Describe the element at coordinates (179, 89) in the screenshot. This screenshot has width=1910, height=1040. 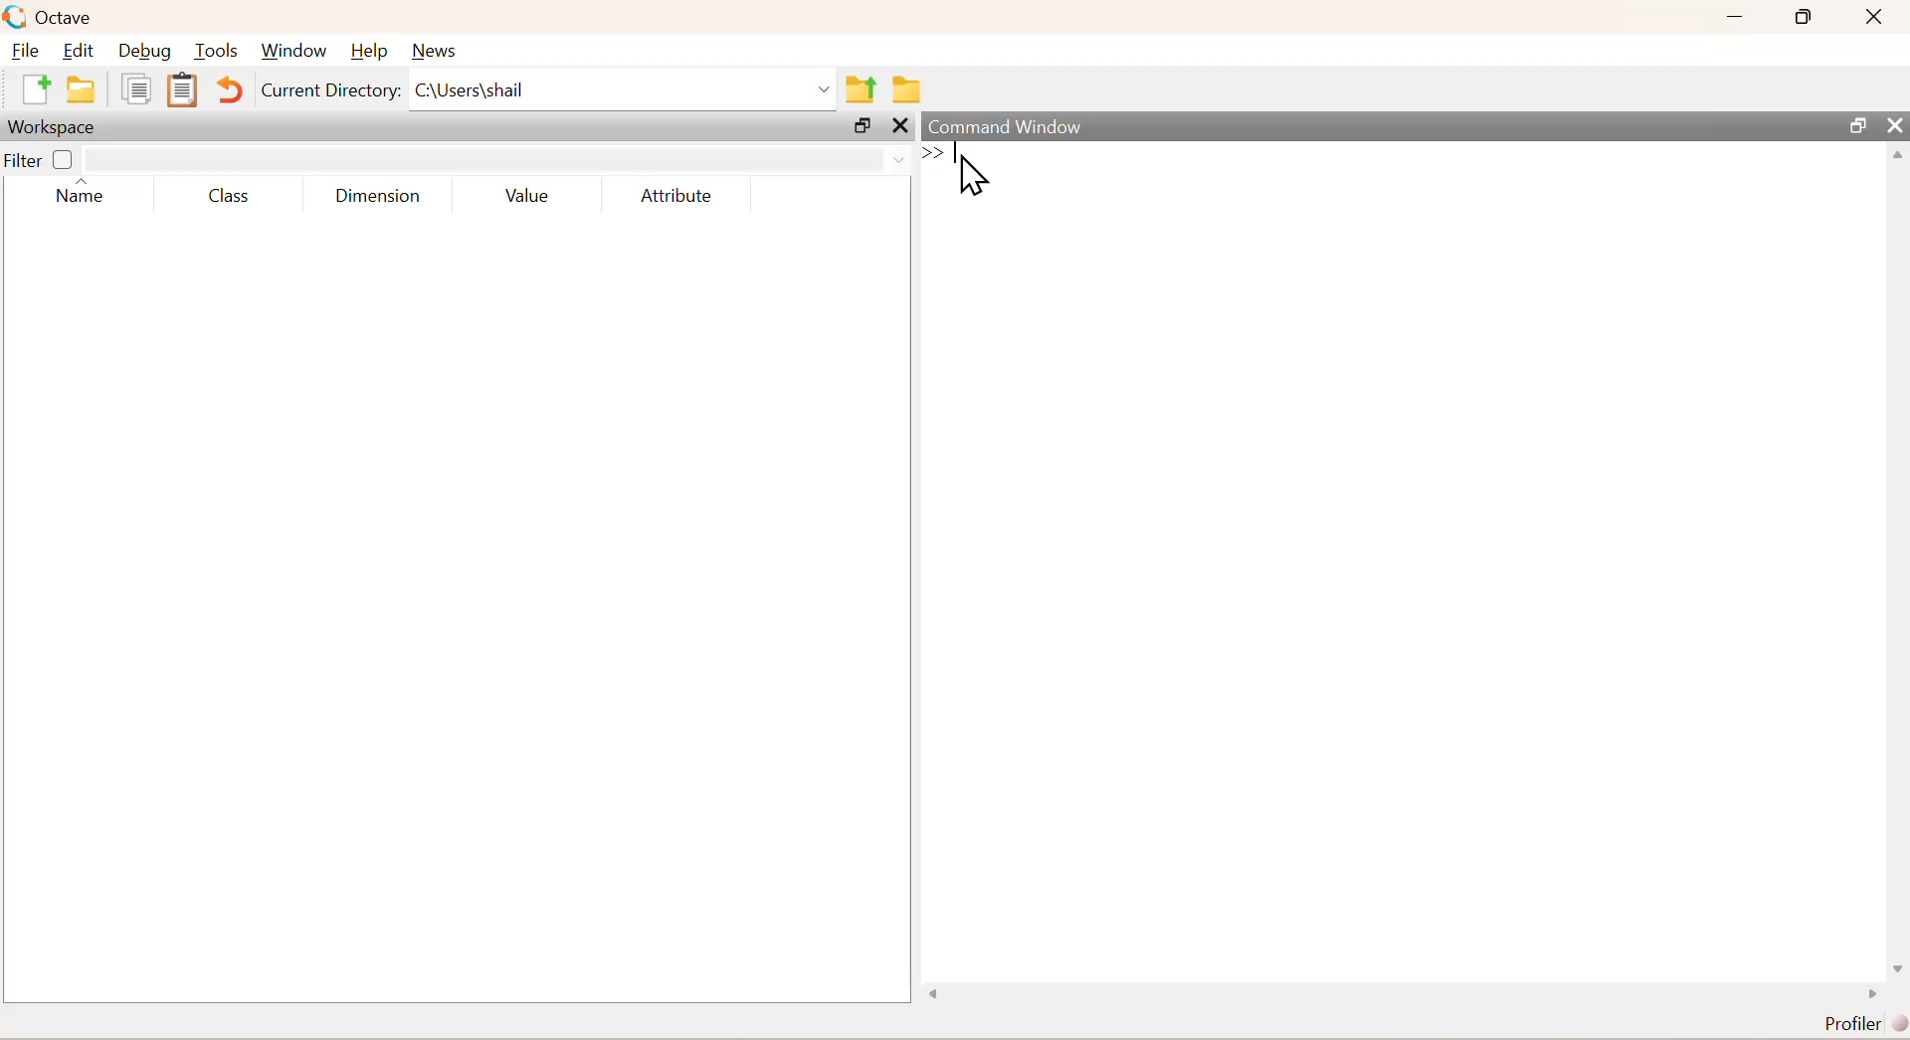
I see `Paste` at that location.